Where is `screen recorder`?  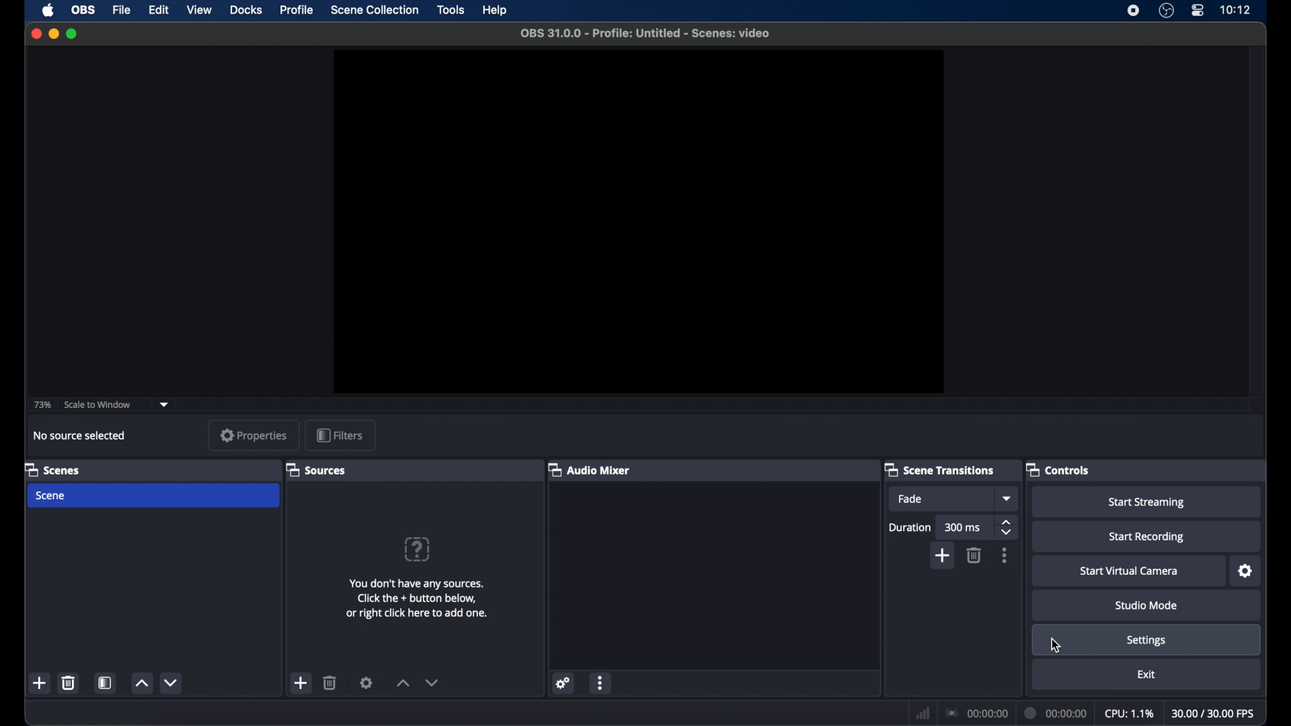 screen recorder is located at coordinates (1132, 11).